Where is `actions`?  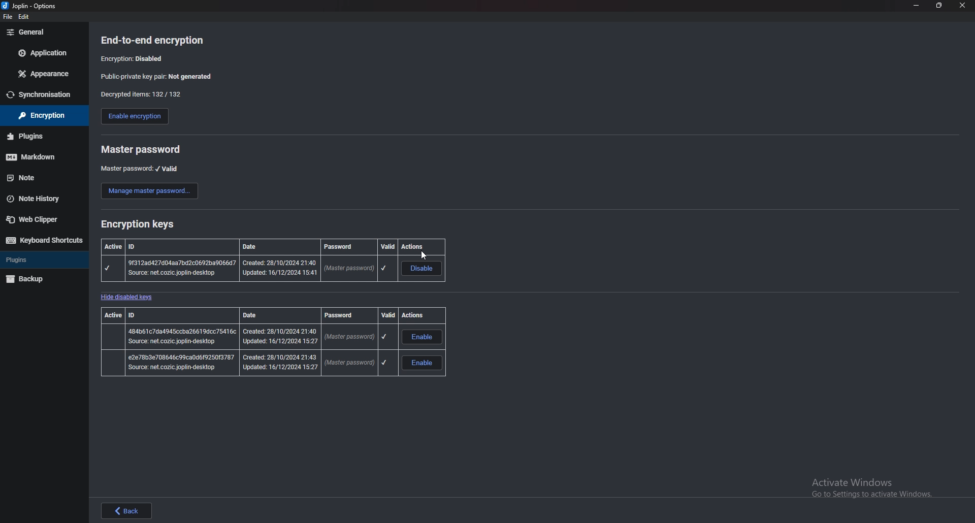
actions is located at coordinates (421, 314).